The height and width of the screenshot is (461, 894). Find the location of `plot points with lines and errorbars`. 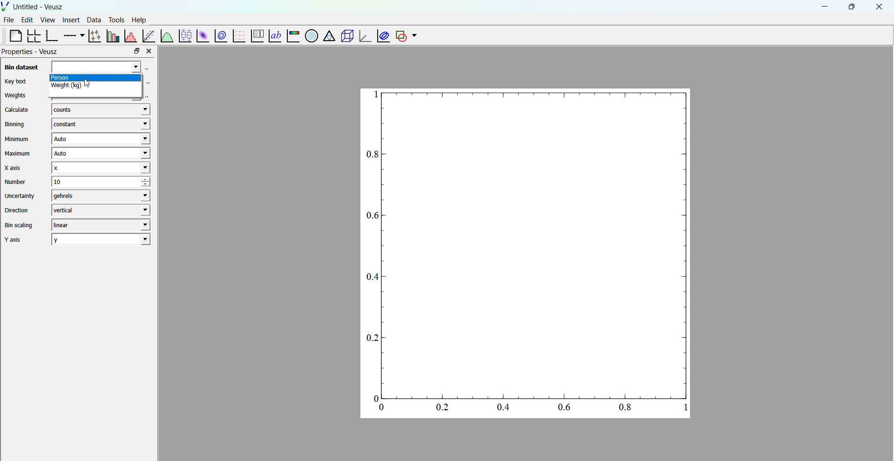

plot points with lines and errorbars is located at coordinates (94, 36).